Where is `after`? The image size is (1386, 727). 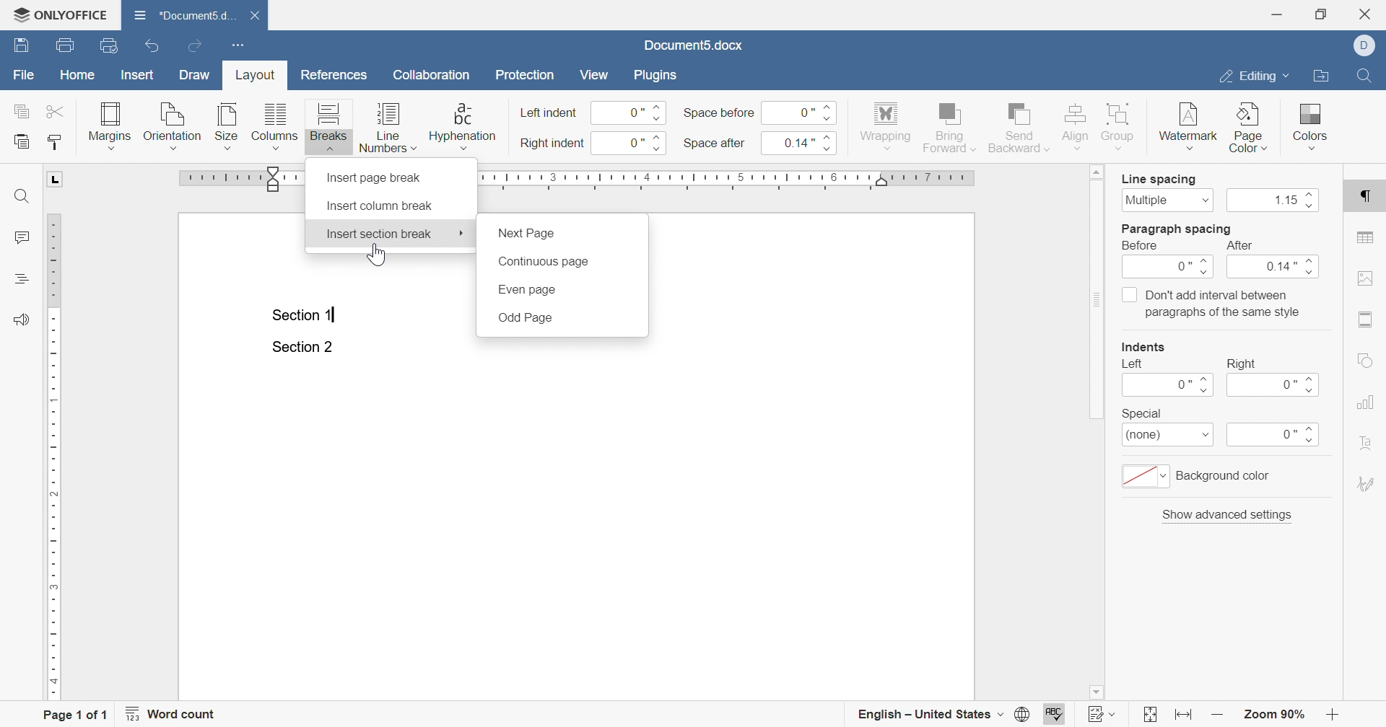
after is located at coordinates (1238, 246).